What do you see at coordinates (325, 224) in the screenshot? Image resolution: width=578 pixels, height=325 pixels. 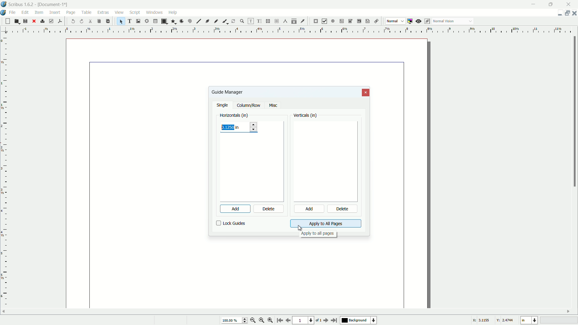 I see `apply to all pages` at bounding box center [325, 224].